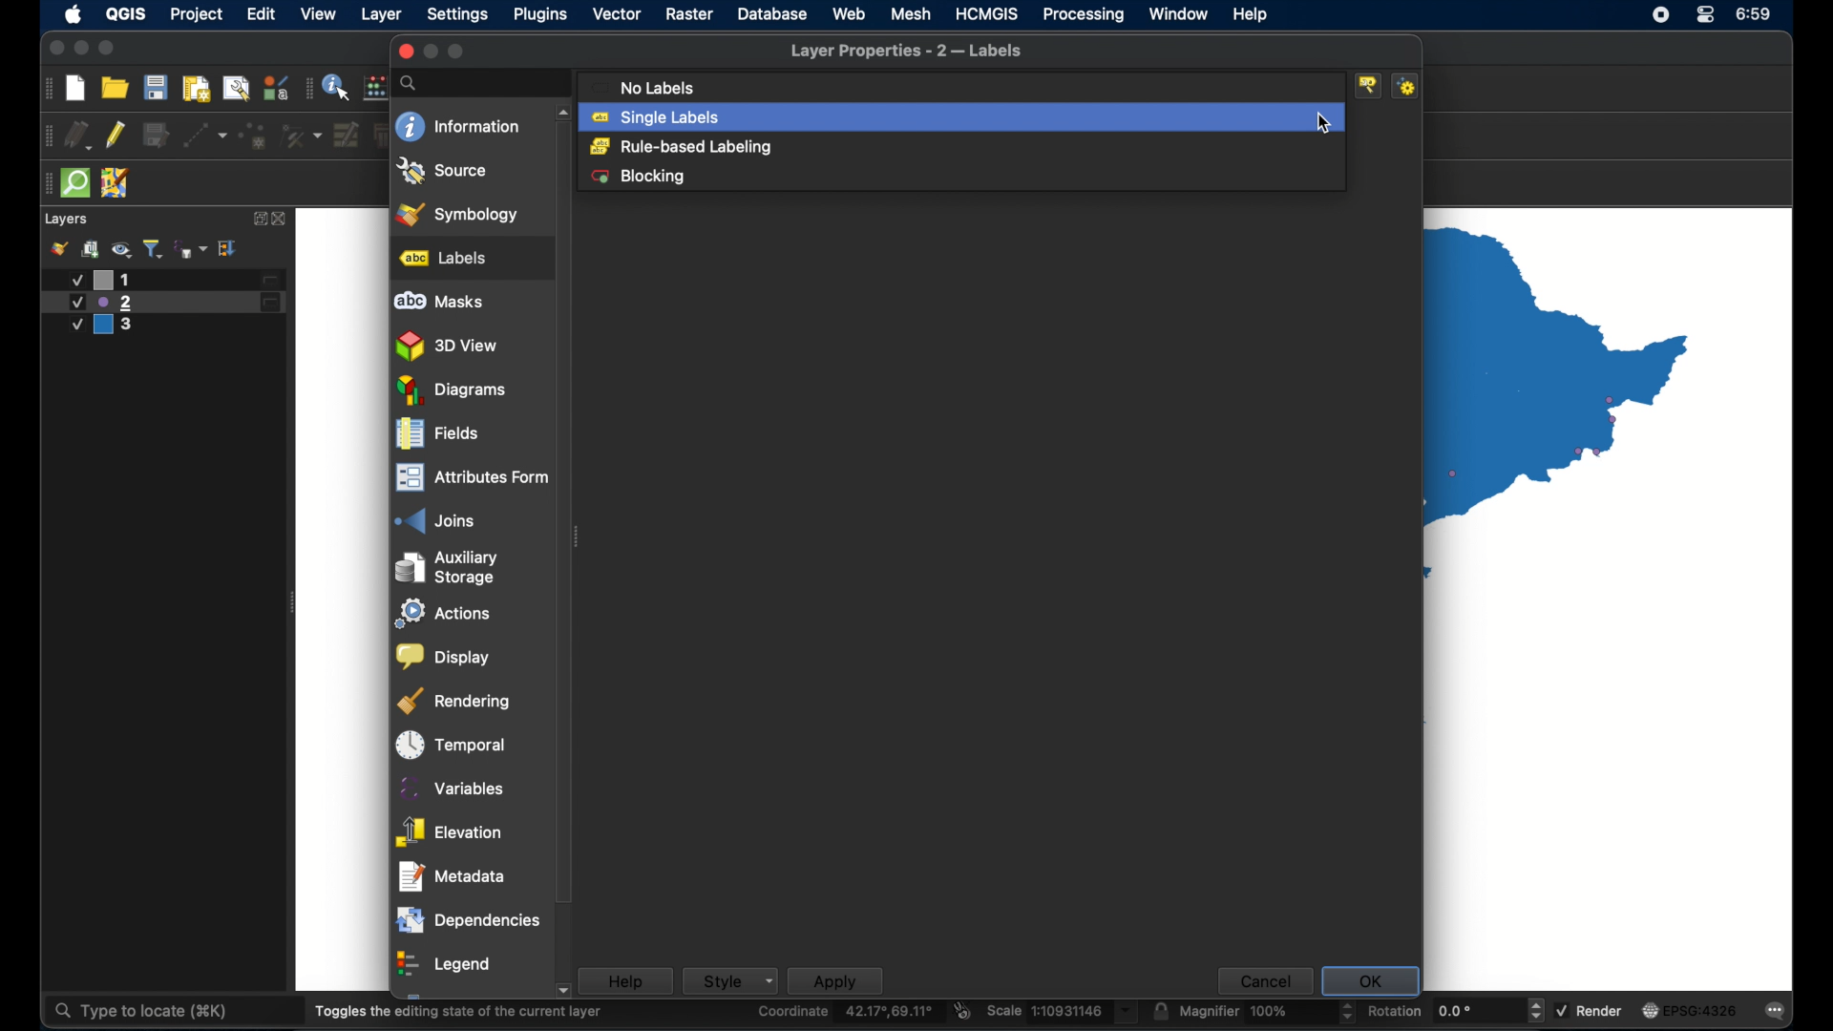 The image size is (1833, 1031). What do you see at coordinates (467, 921) in the screenshot?
I see `dependencies` at bounding box center [467, 921].